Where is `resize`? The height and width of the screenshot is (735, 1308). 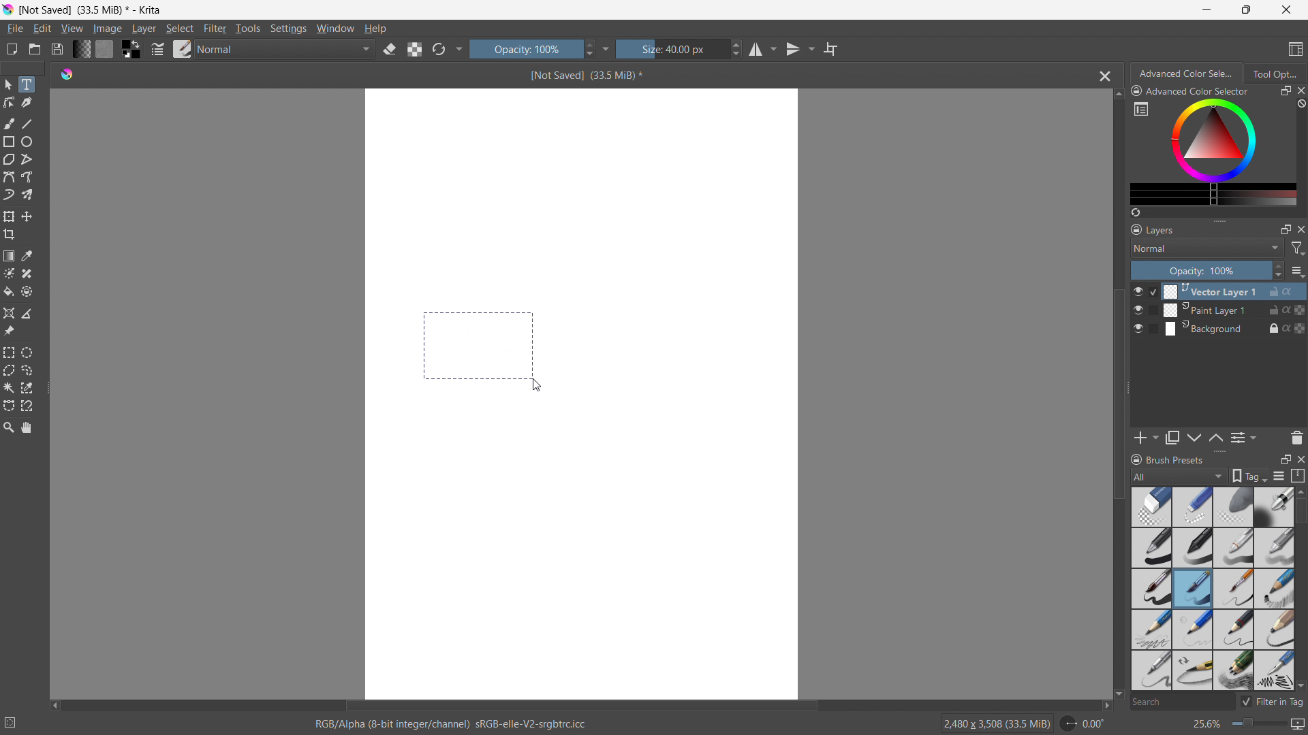 resize is located at coordinates (1219, 219).